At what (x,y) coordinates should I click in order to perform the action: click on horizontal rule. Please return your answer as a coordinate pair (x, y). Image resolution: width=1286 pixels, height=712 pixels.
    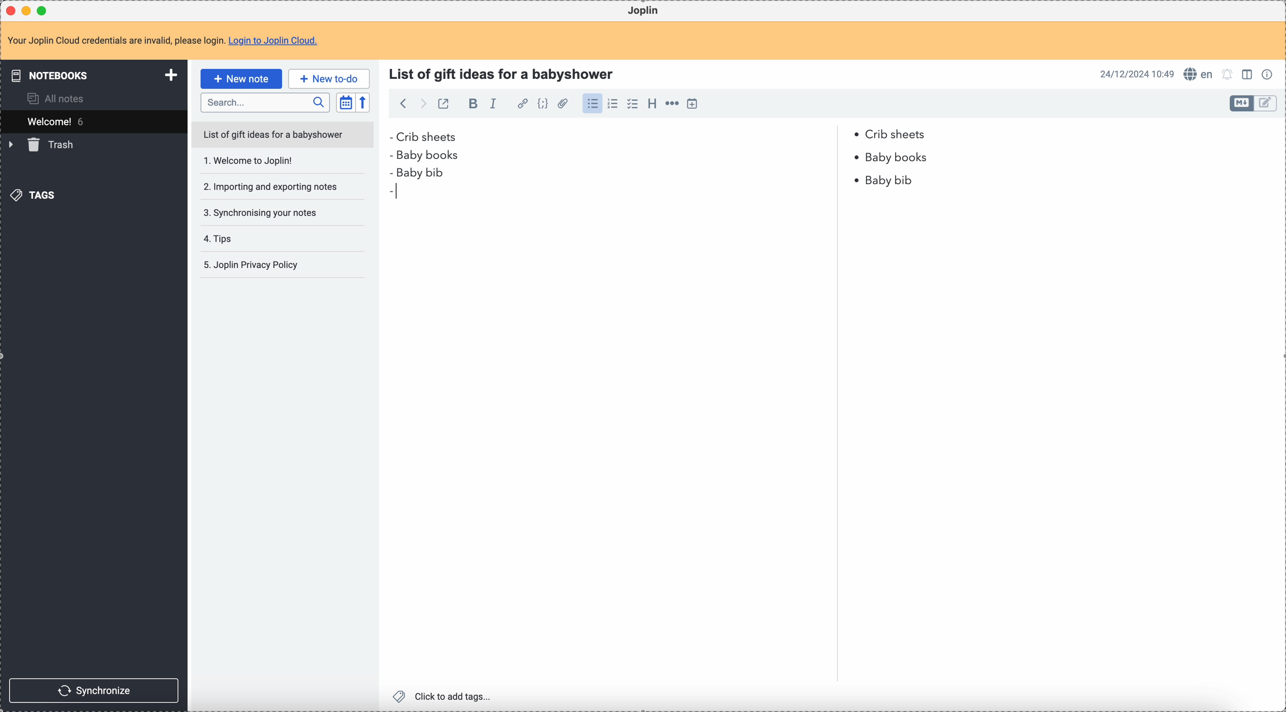
    Looking at the image, I should click on (673, 104).